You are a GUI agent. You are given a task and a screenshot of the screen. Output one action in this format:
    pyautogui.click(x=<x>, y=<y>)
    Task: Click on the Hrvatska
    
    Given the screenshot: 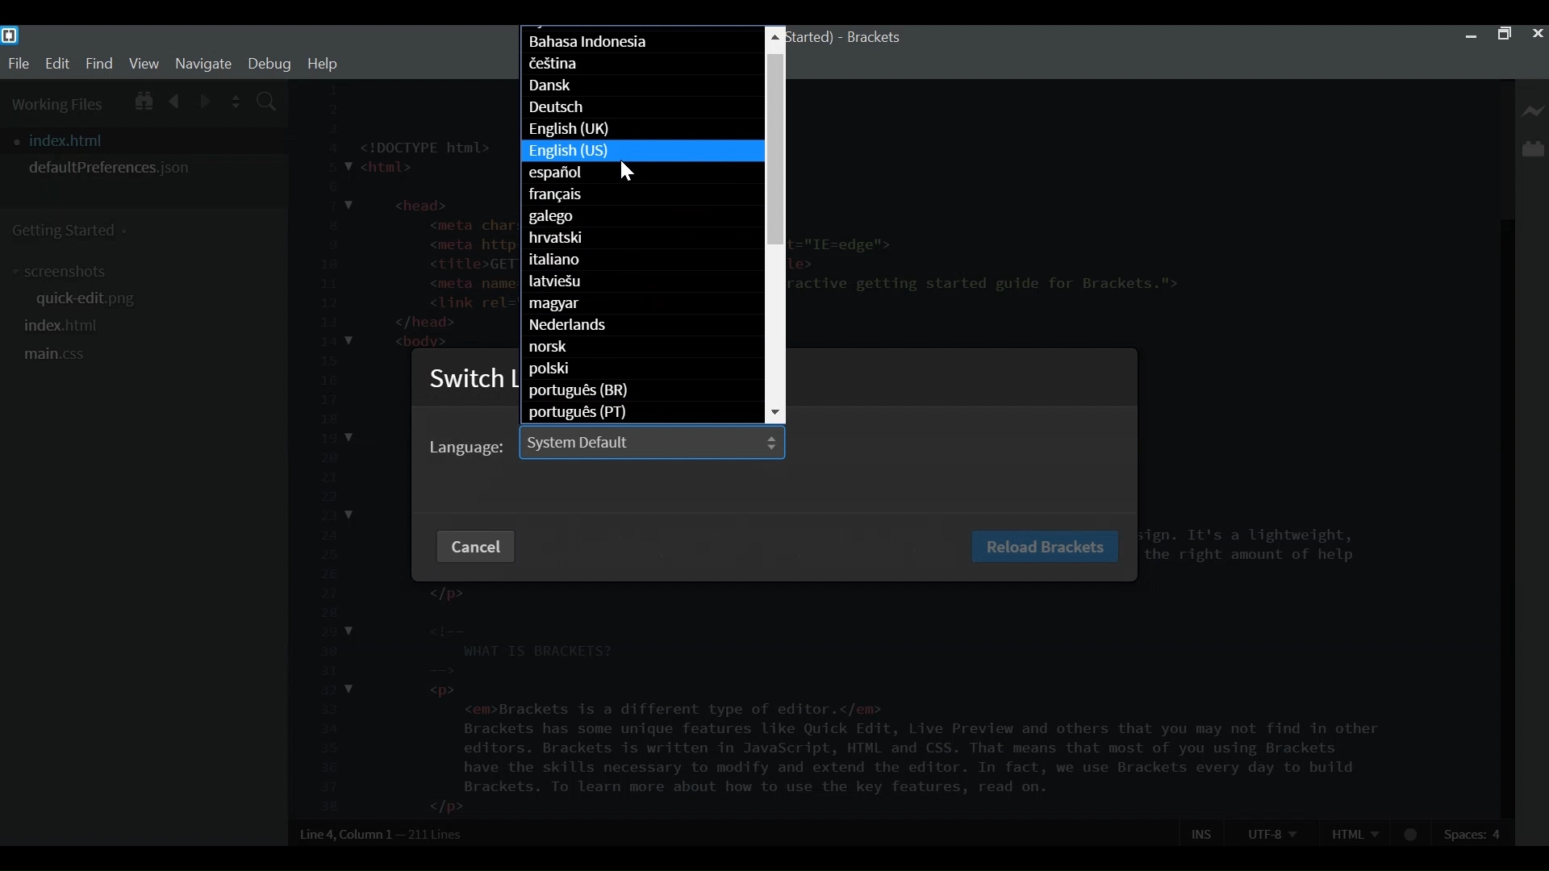 What is the action you would take?
    pyautogui.click(x=642, y=238)
    